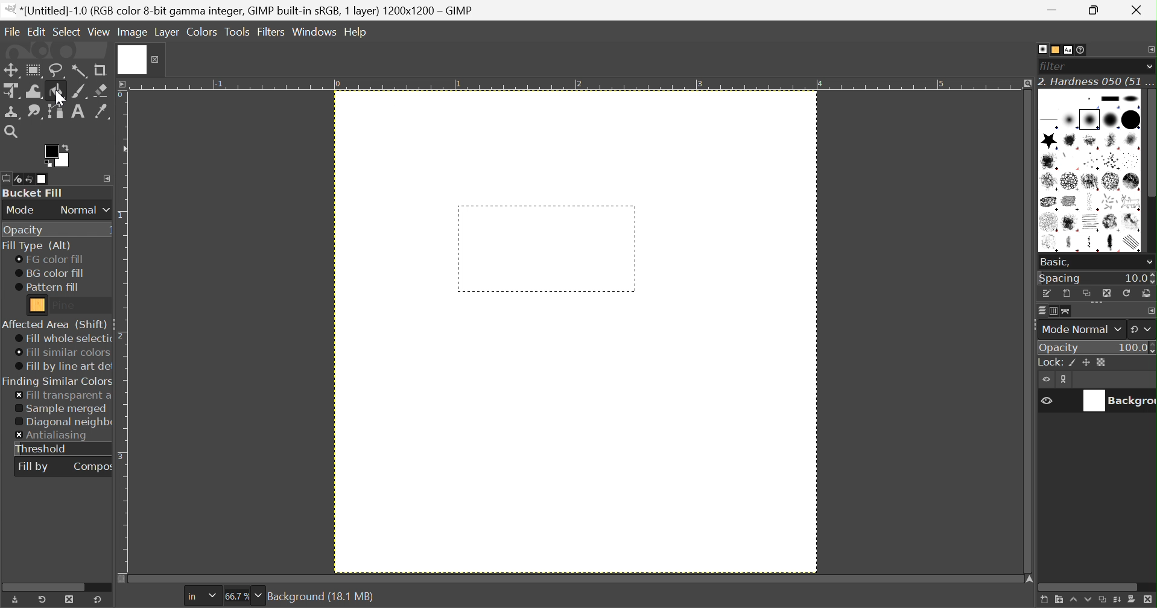 The width and height of the screenshot is (1157, 608). Describe the element at coordinates (1072, 141) in the screenshot. I see `Acrylic` at that location.